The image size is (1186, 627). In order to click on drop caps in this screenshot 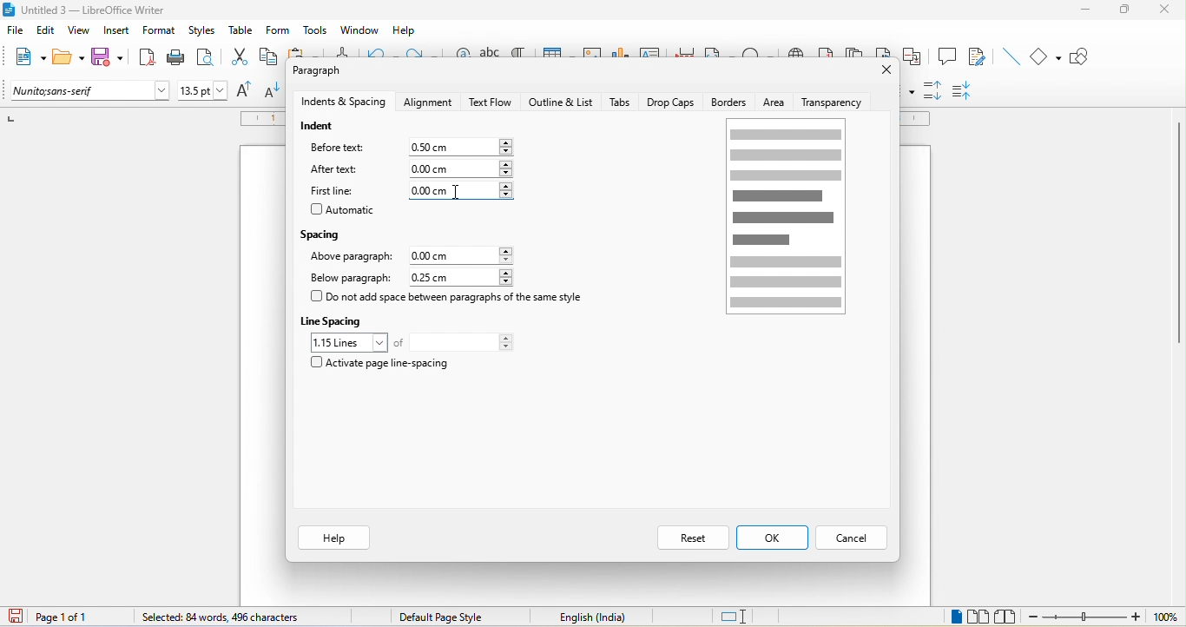, I will do `click(669, 102)`.